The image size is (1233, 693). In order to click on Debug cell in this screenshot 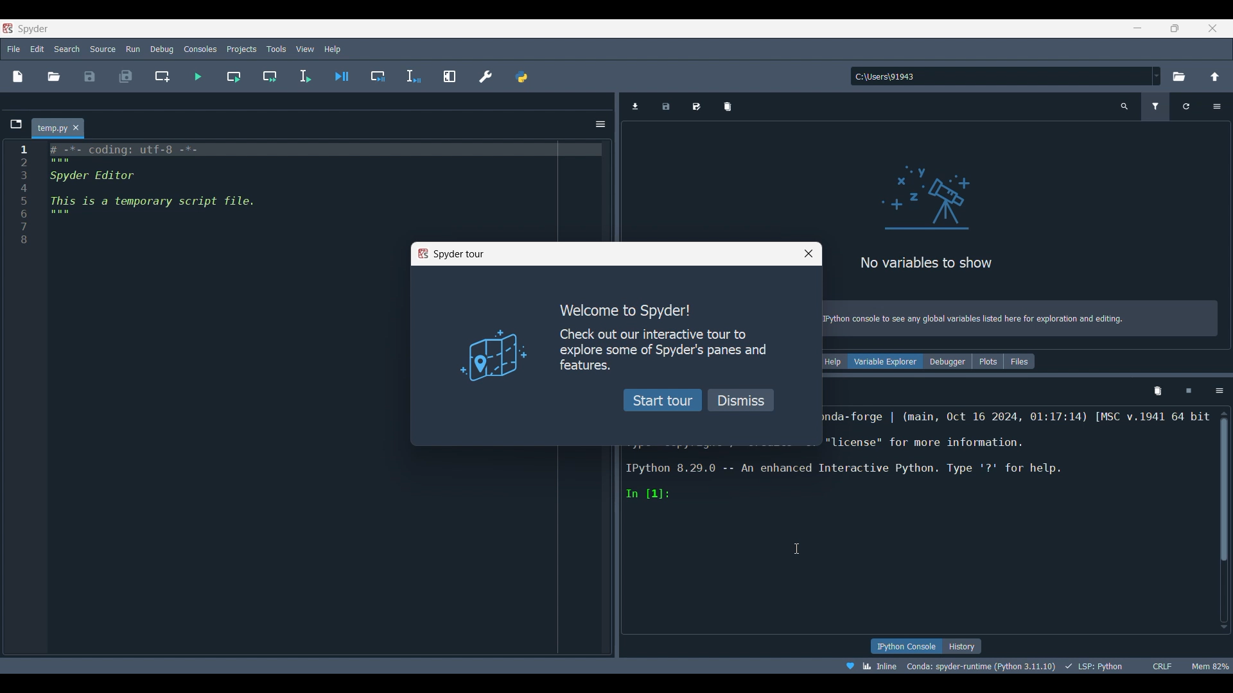, I will do `click(378, 76)`.